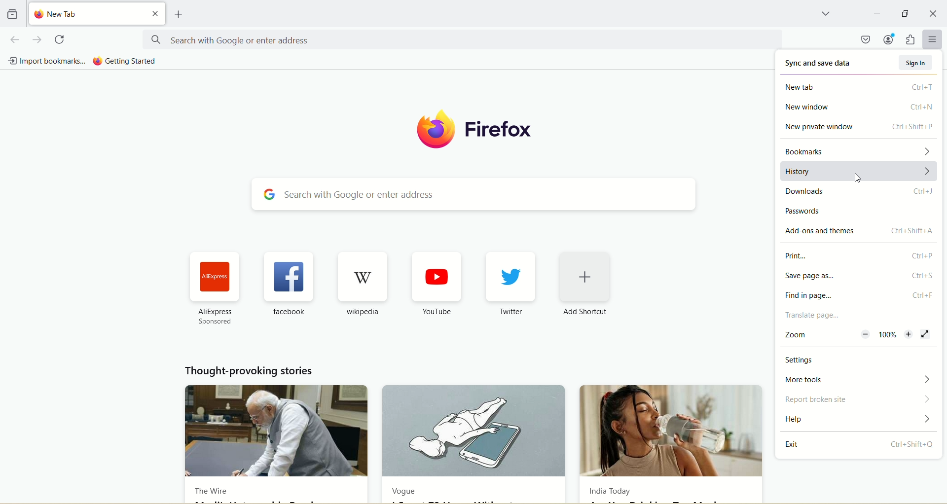  I want to click on youtube, so click(437, 277).